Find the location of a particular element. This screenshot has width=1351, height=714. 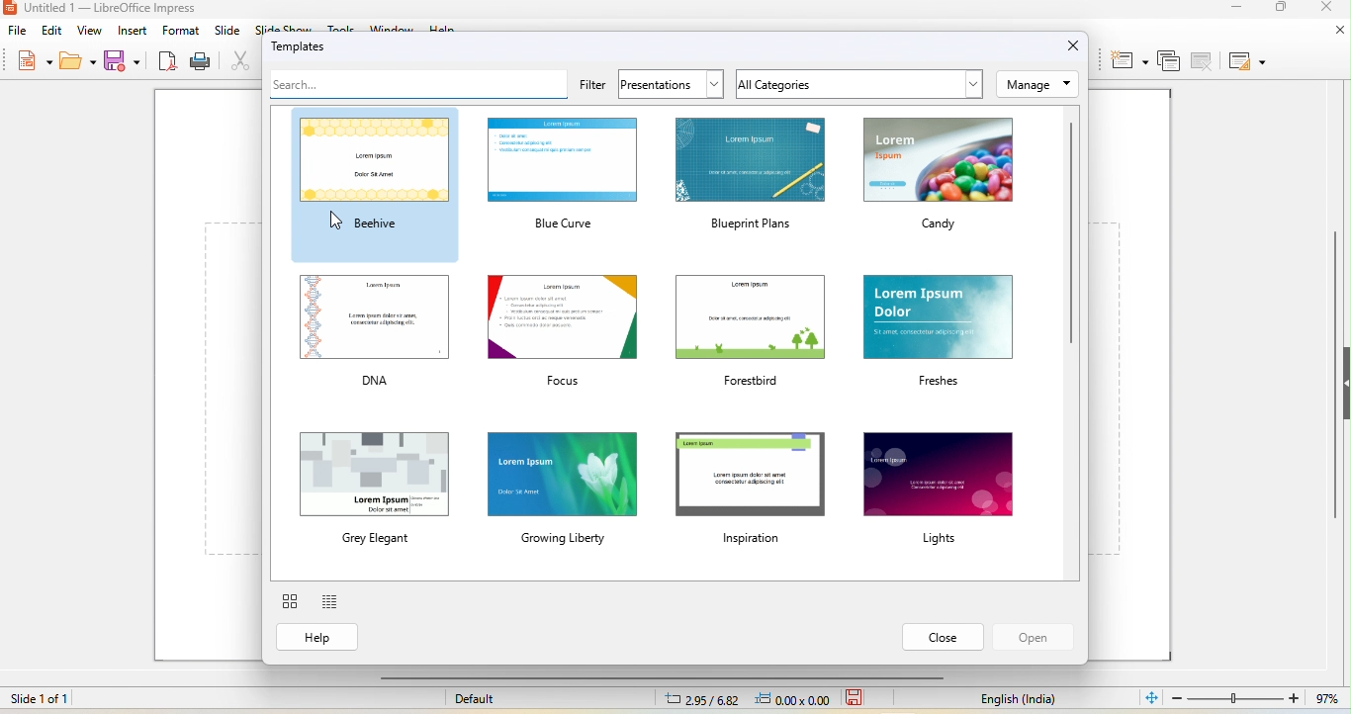

horizontal scroll bar is located at coordinates (660, 678).